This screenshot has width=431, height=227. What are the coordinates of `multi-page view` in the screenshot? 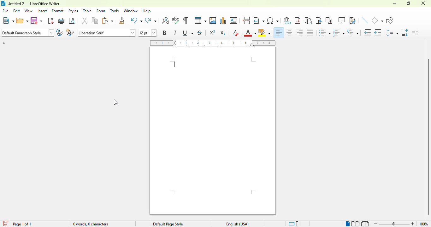 It's located at (355, 224).